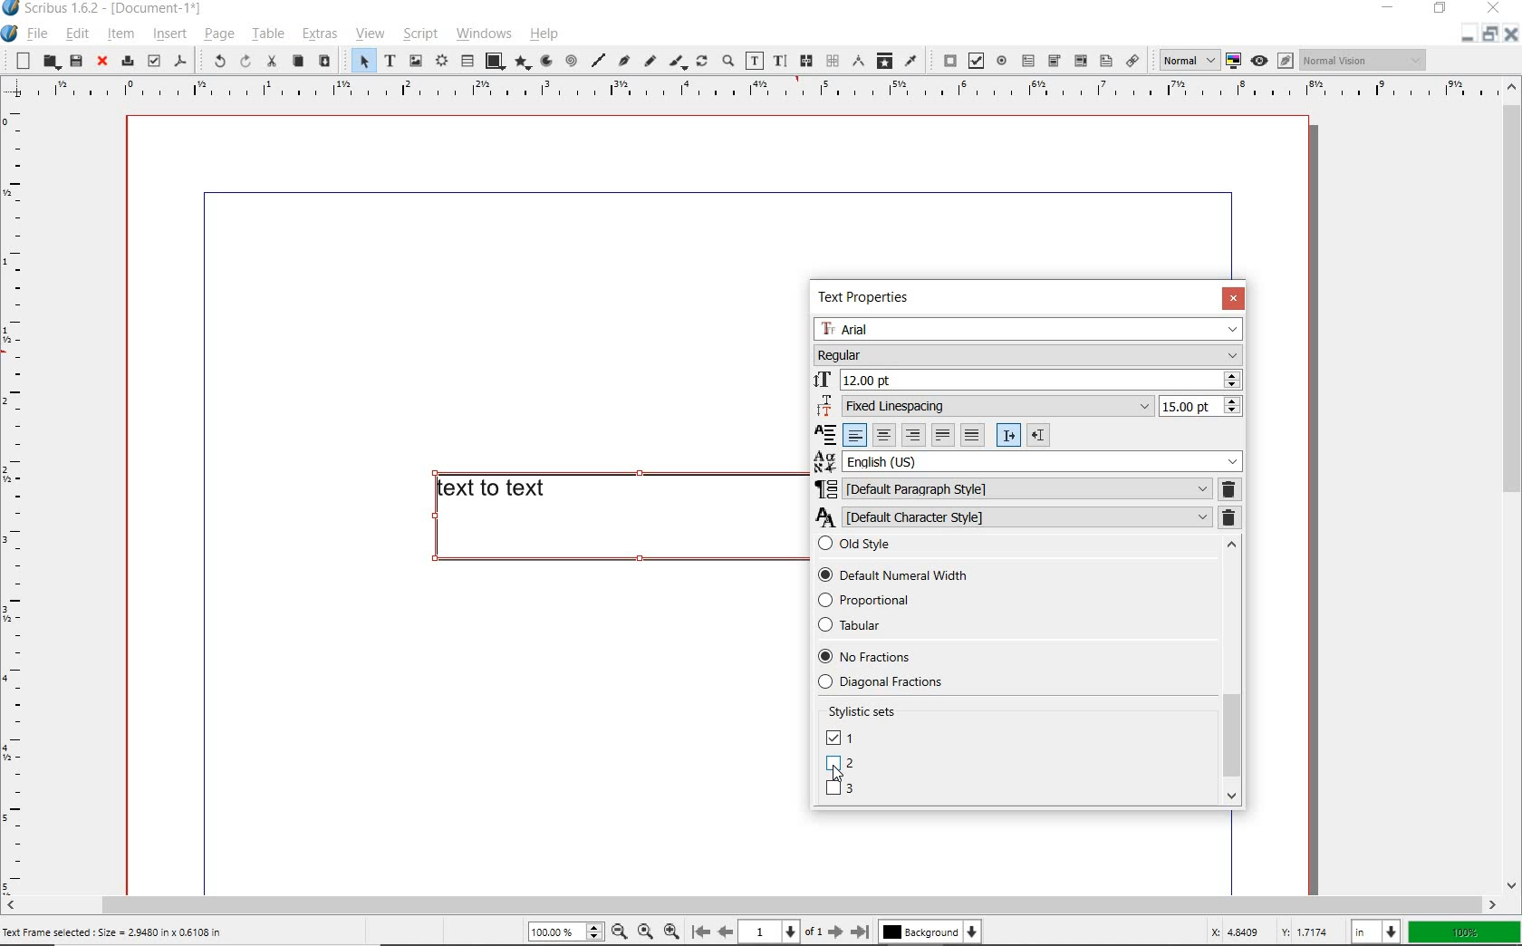  I want to click on undo, so click(212, 60).